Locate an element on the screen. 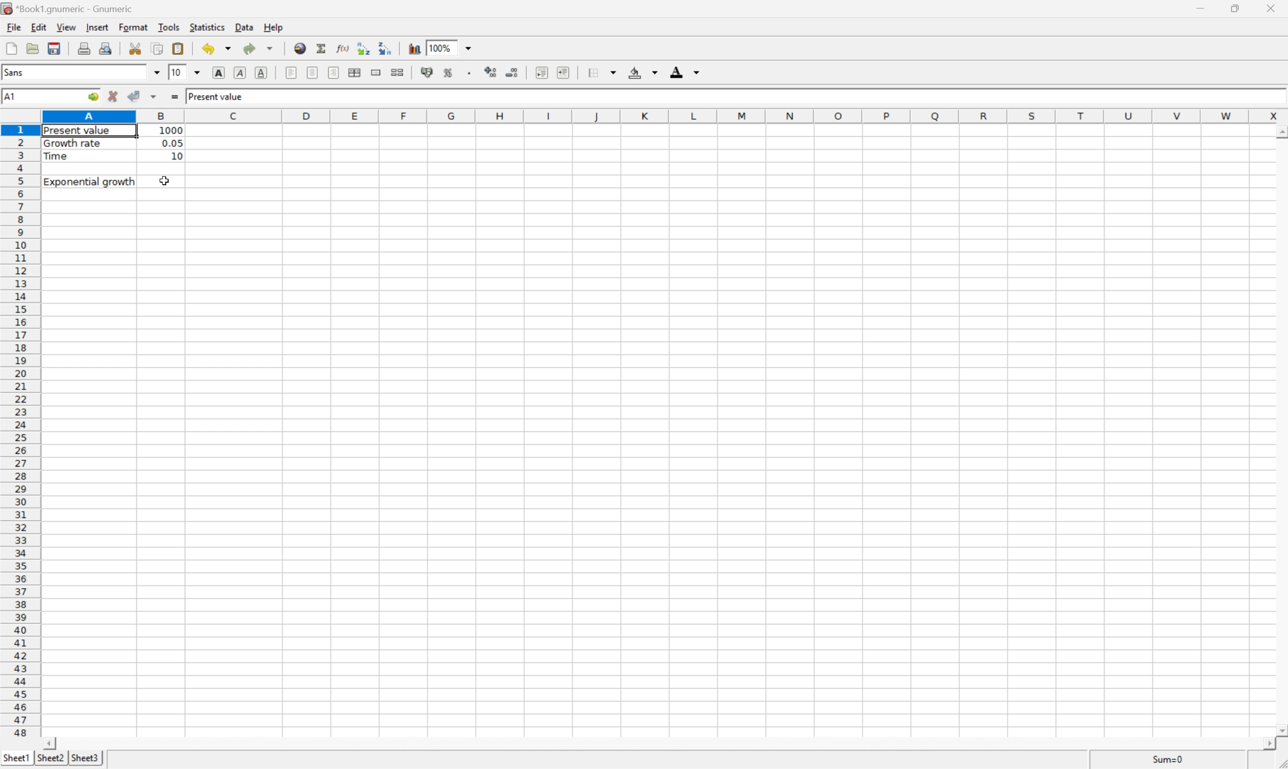  Enter formula is located at coordinates (175, 97).